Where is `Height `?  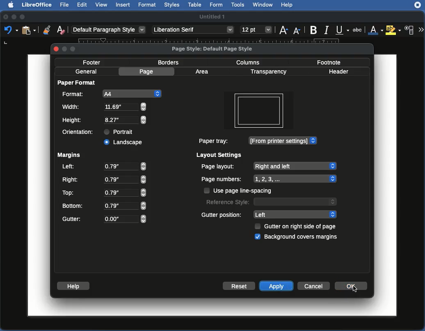 Height  is located at coordinates (74, 120).